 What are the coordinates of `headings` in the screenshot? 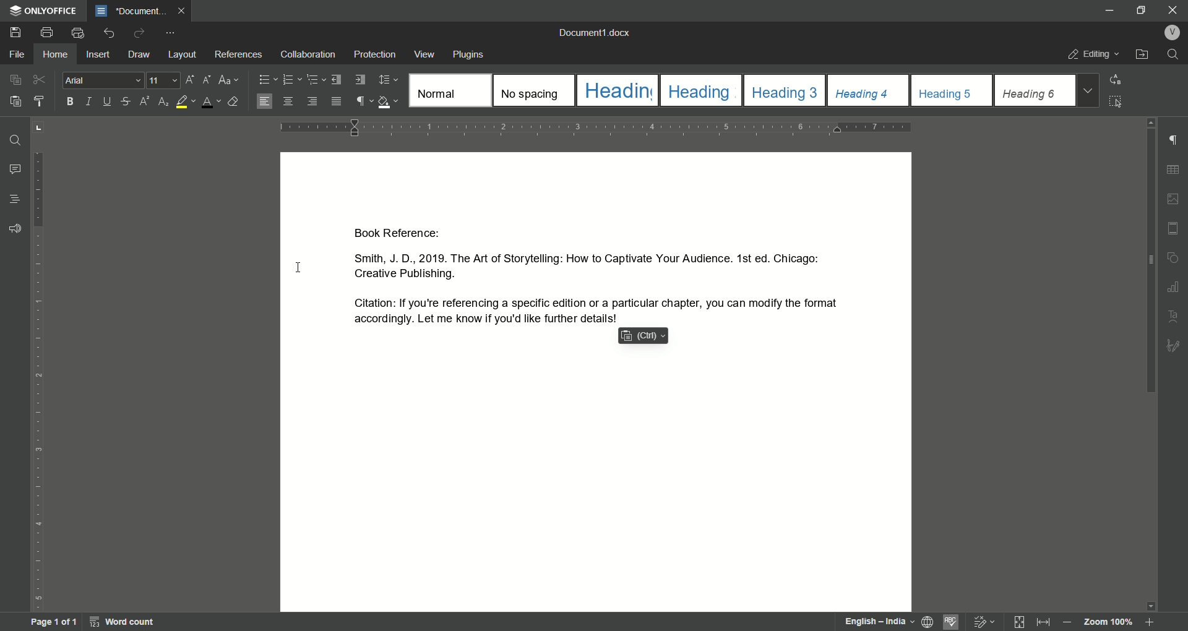 It's located at (616, 90).